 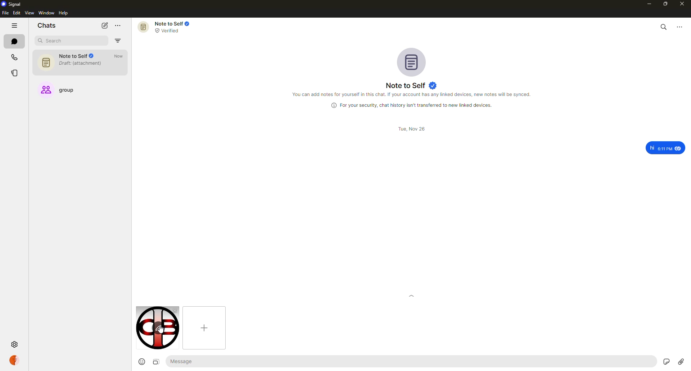 What do you see at coordinates (82, 62) in the screenshot?
I see `note to self` at bounding box center [82, 62].